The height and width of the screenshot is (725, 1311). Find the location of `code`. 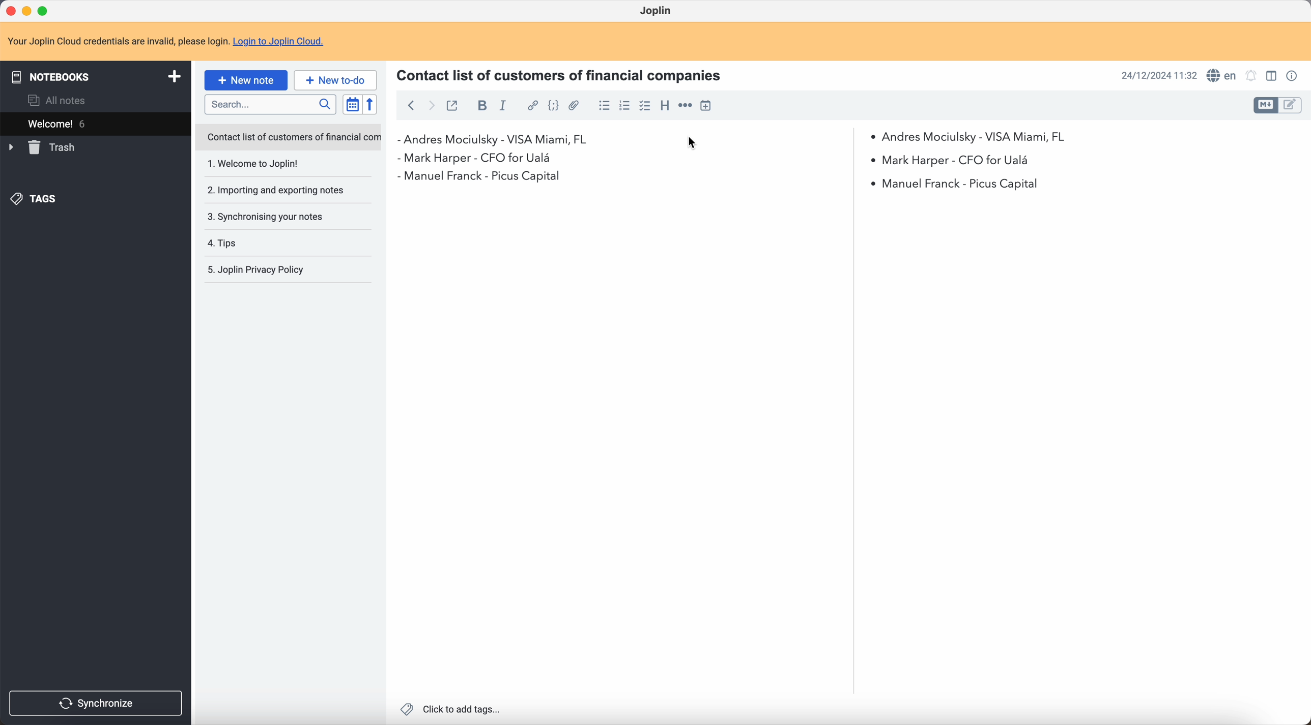

code is located at coordinates (553, 106).